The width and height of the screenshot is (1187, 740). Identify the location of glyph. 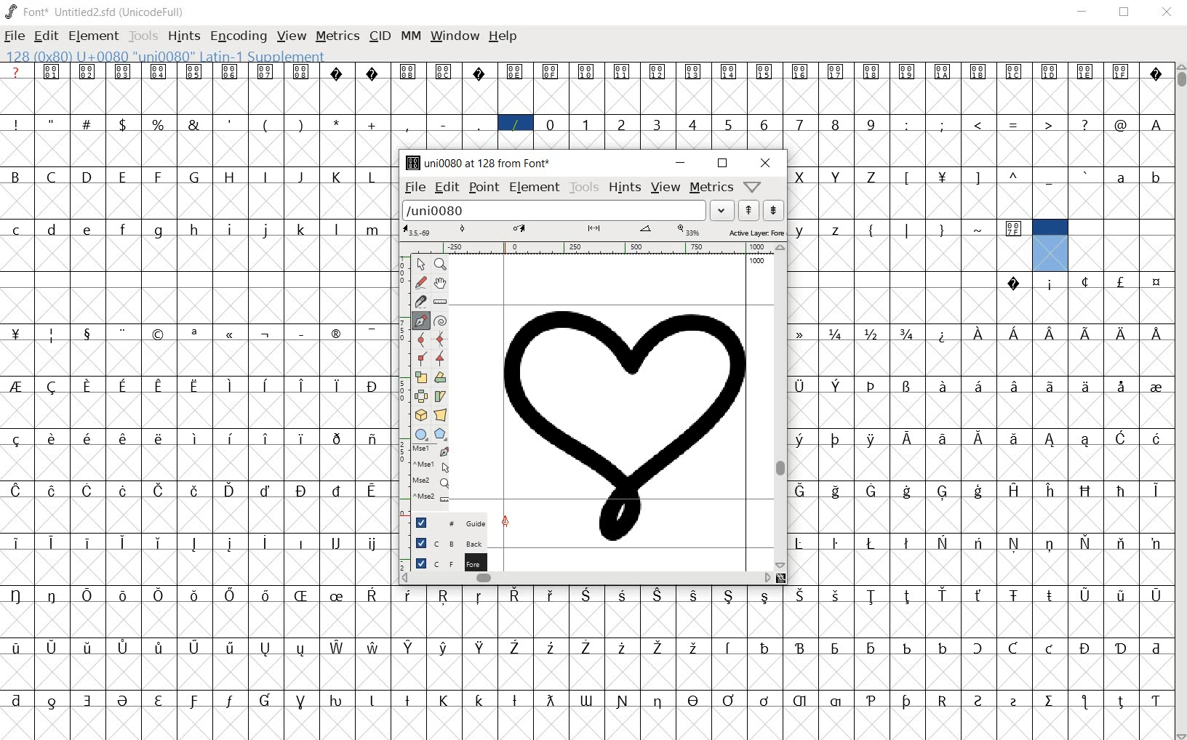
(871, 72).